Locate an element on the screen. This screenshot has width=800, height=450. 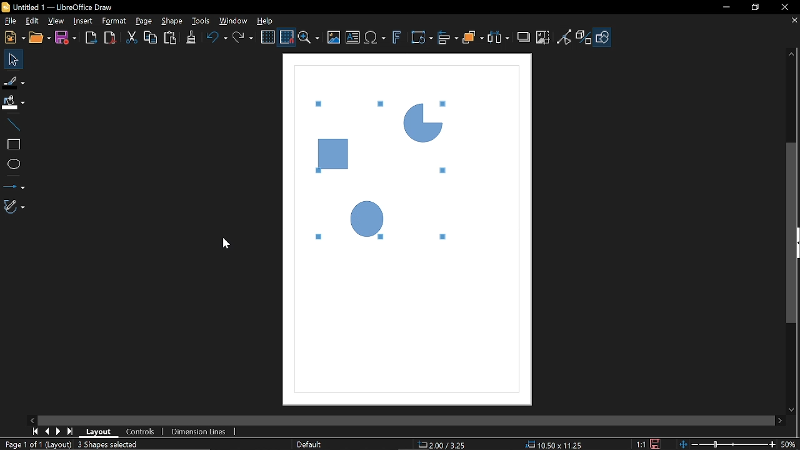
Snap to grid is located at coordinates (286, 36).